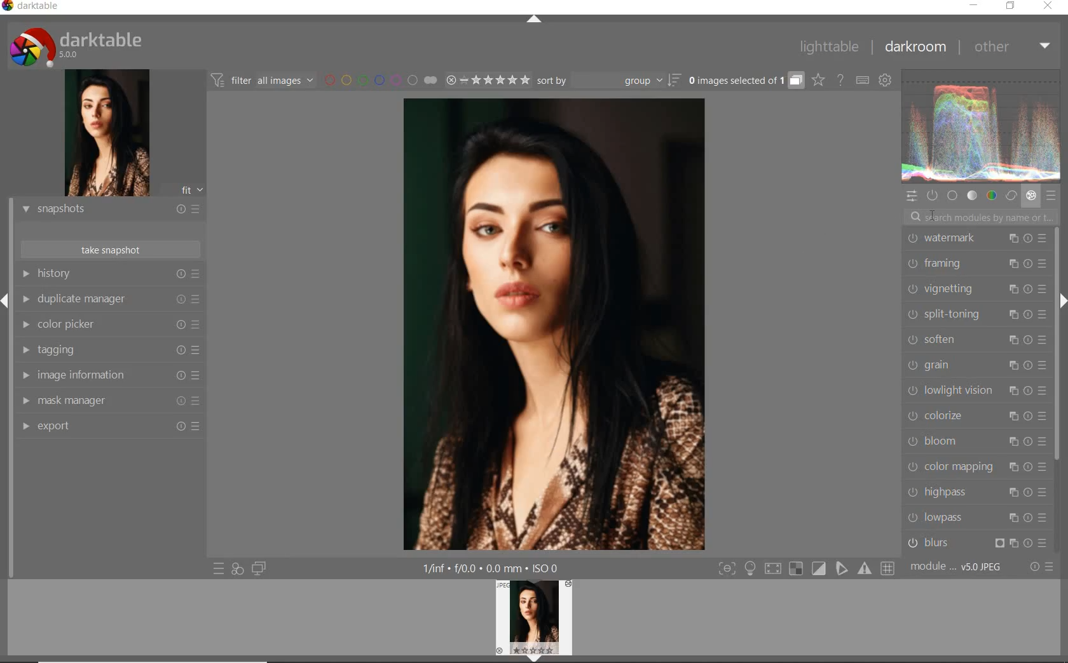  Describe the element at coordinates (476, 81) in the screenshot. I see `range ratings for selected images` at that location.